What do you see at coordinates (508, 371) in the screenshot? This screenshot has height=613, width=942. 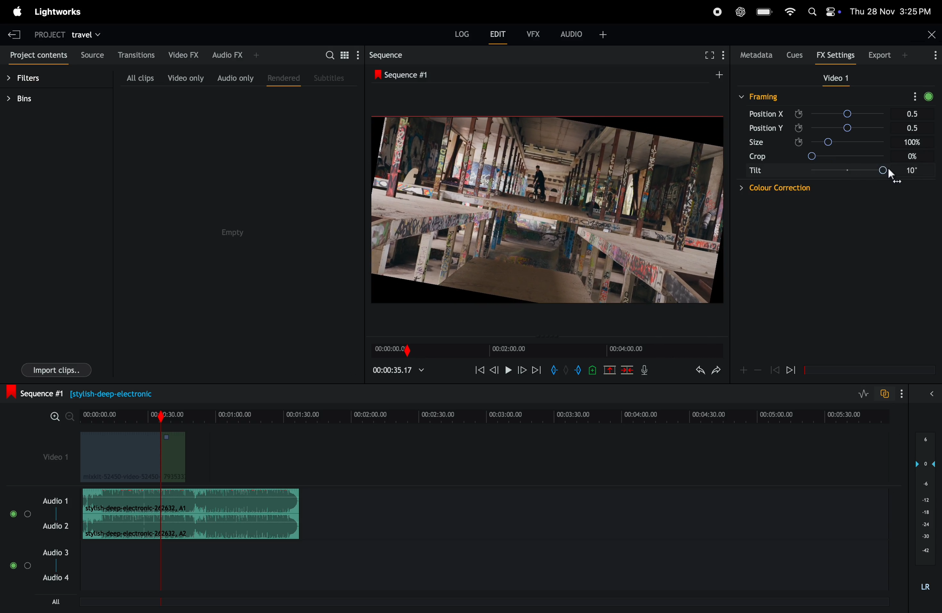 I see `pause ` at bounding box center [508, 371].